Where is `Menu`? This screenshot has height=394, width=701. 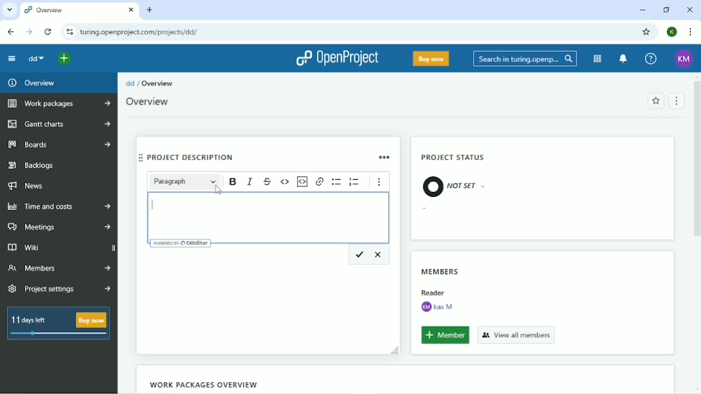
Menu is located at coordinates (677, 100).